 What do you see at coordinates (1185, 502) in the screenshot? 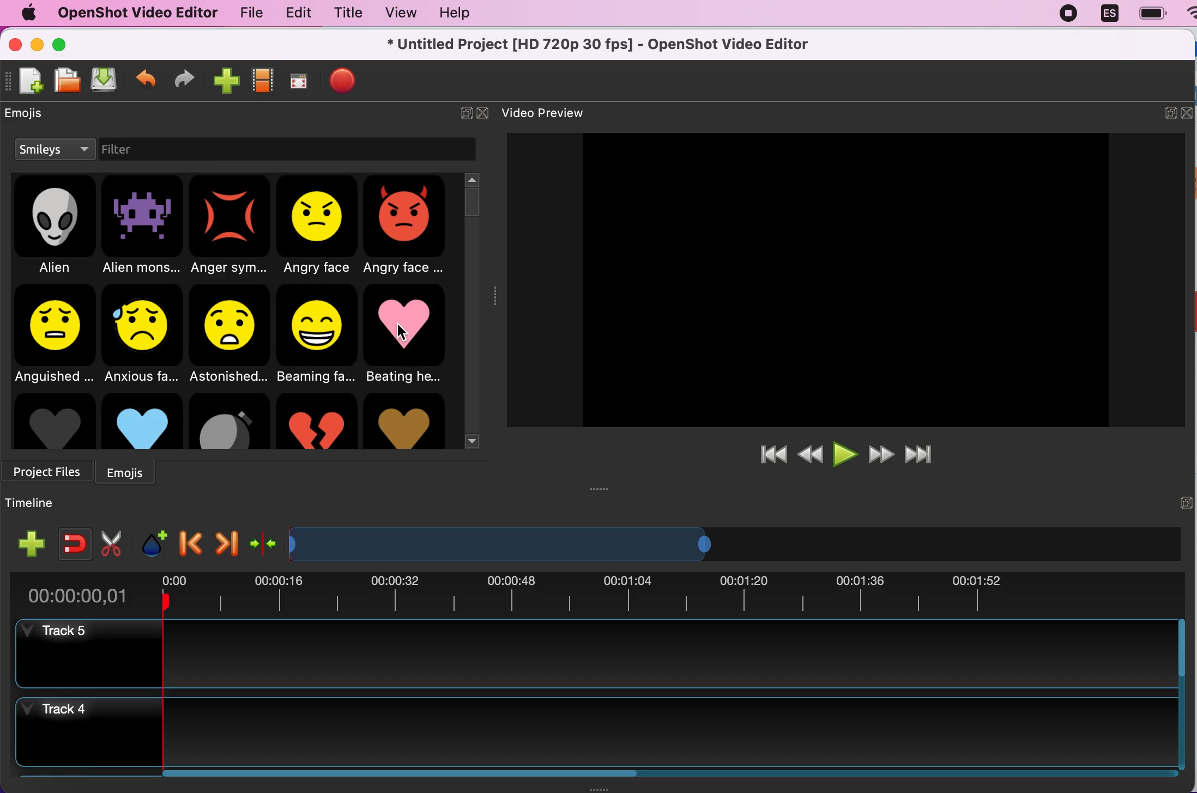
I see `expand/hide` at bounding box center [1185, 502].